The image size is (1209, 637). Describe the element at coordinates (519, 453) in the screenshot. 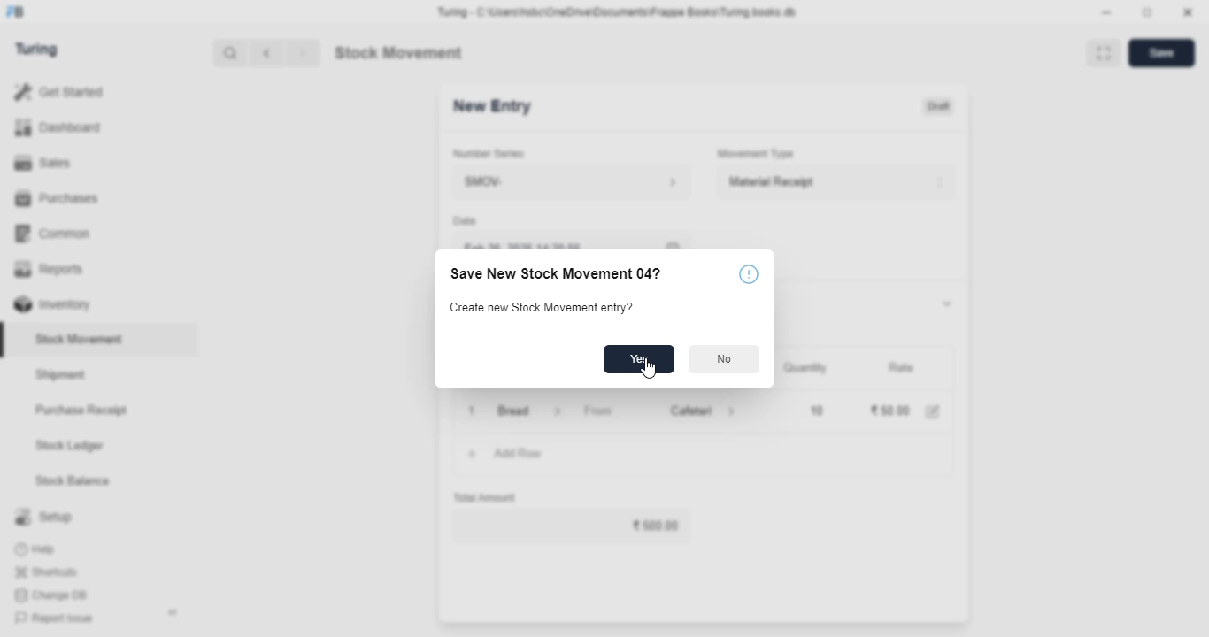

I see `add row` at that location.